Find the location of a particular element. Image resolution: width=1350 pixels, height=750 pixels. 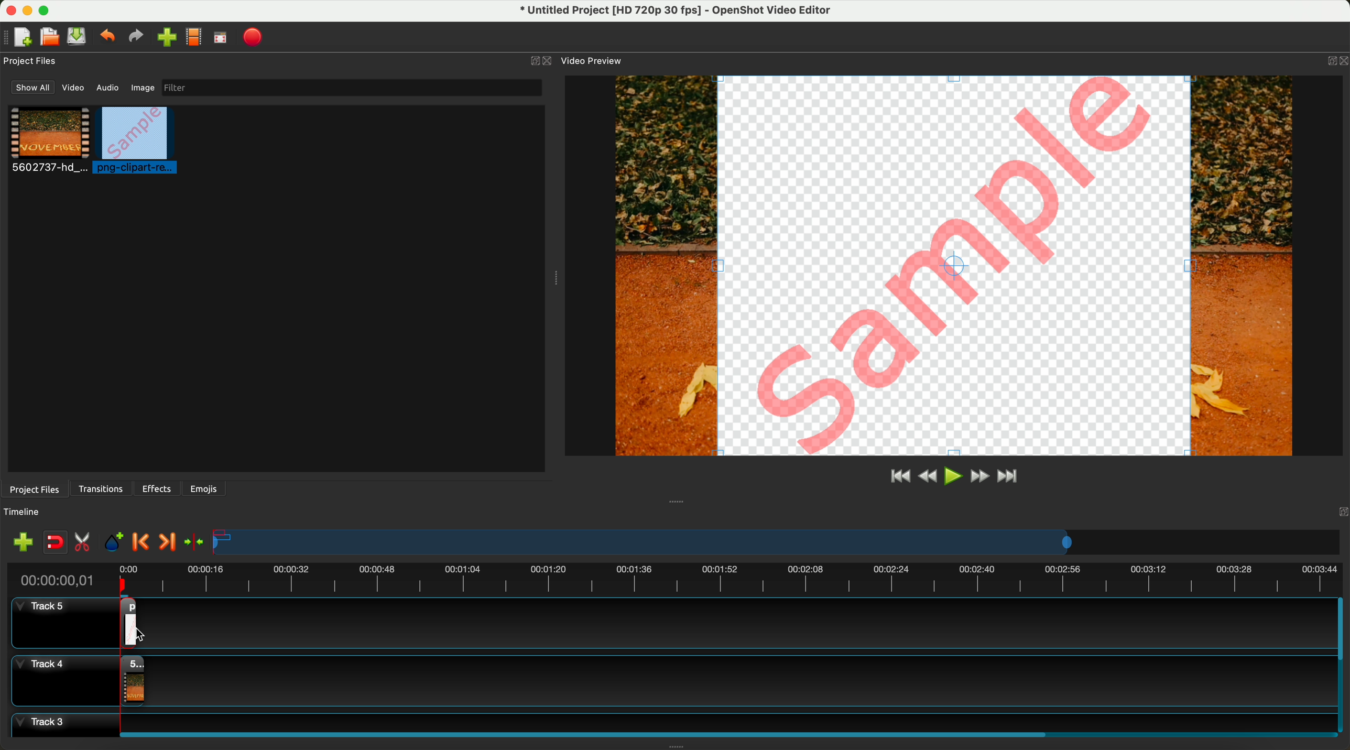

enable razor is located at coordinates (85, 544).